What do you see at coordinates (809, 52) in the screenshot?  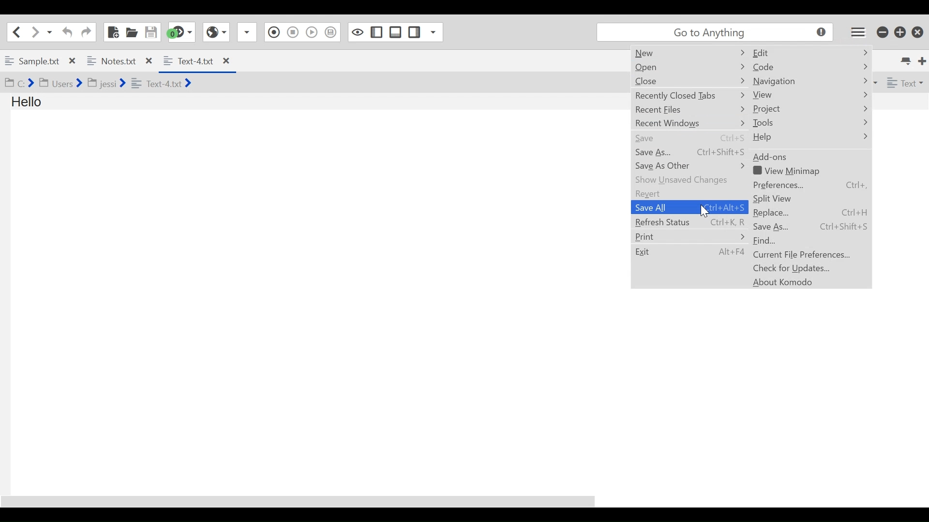 I see `Edit` at bounding box center [809, 52].